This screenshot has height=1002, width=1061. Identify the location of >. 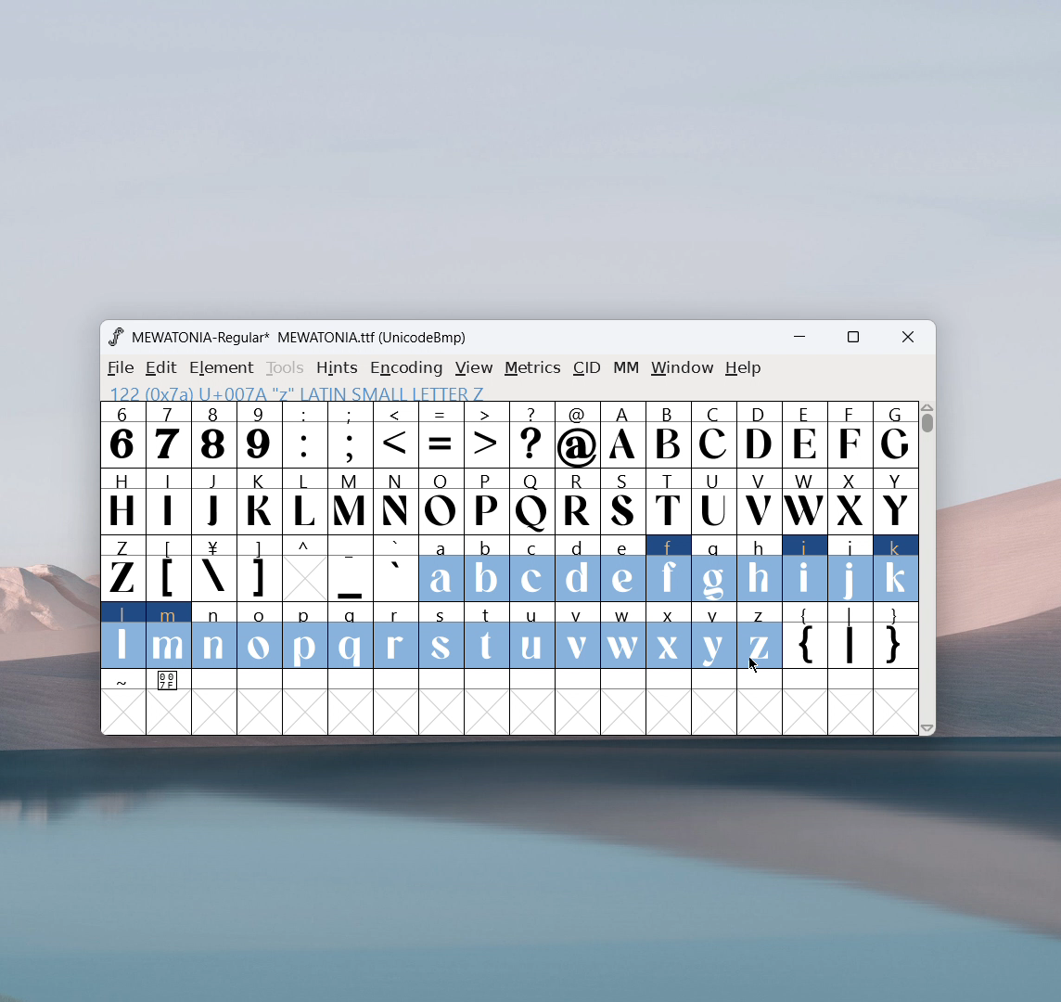
(488, 435).